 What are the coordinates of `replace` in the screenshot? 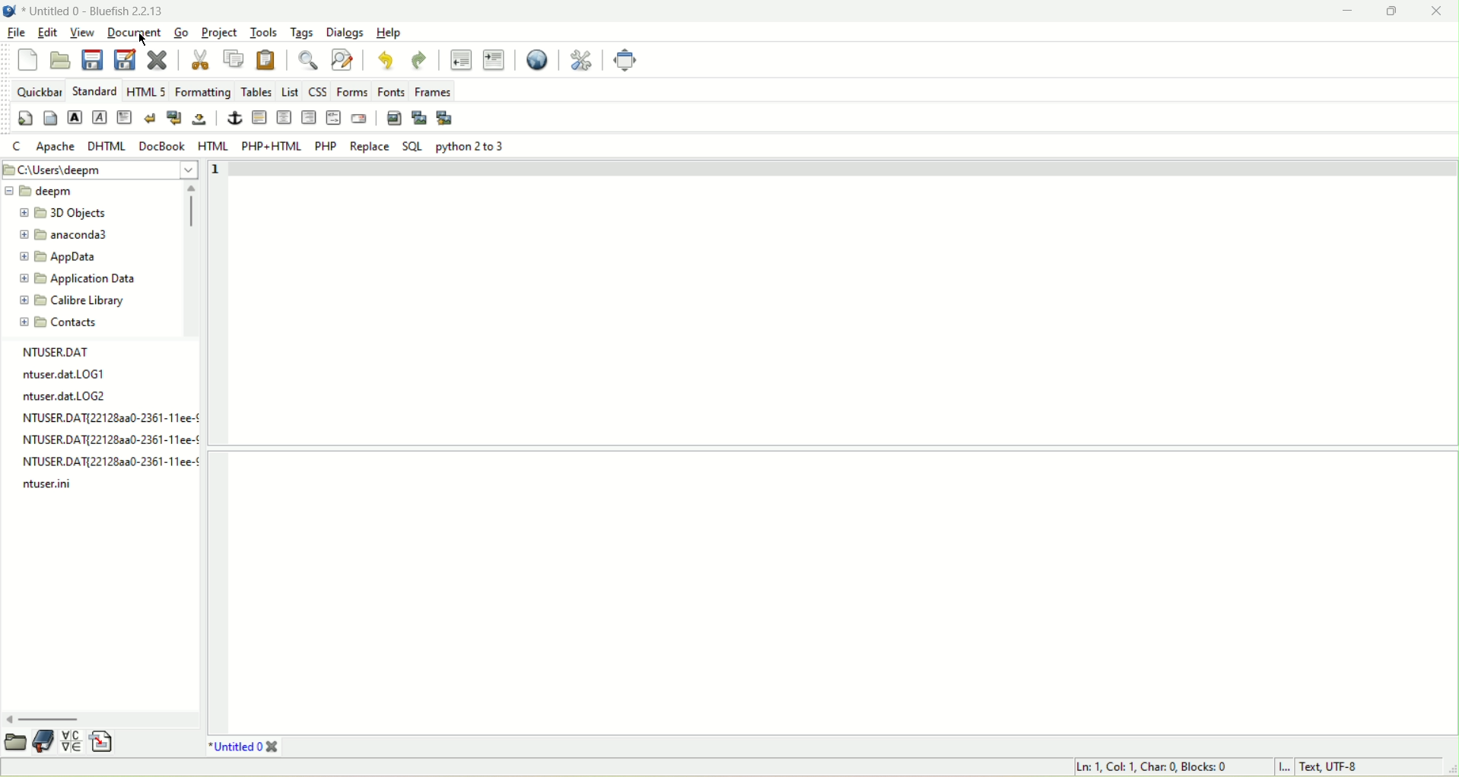 It's located at (370, 145).